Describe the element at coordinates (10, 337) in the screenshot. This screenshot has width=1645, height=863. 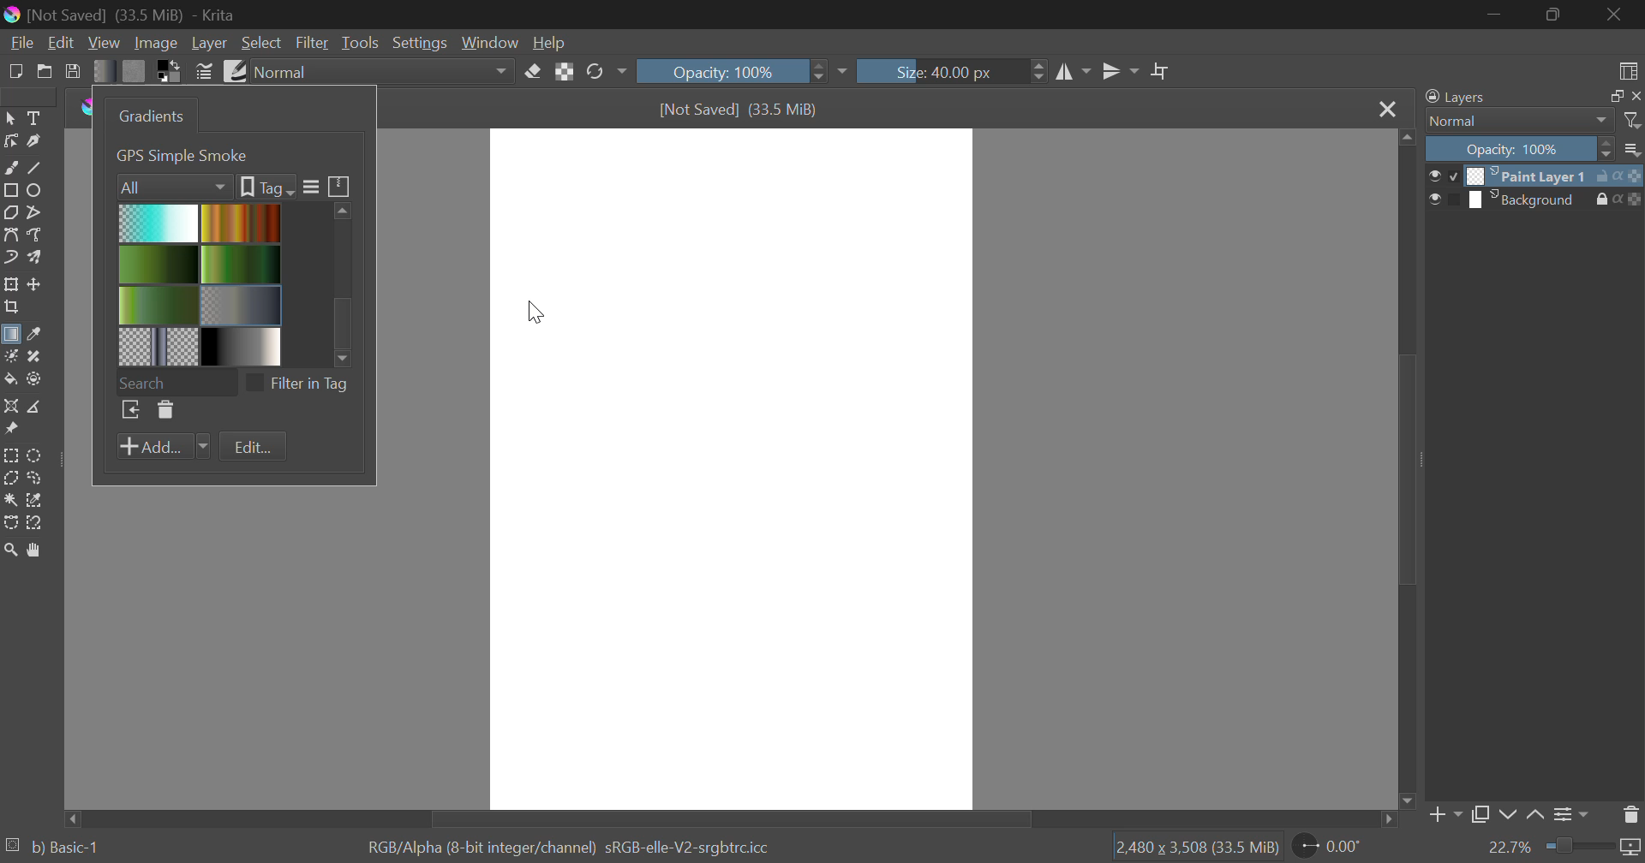
I see `Gradient Fill` at that location.